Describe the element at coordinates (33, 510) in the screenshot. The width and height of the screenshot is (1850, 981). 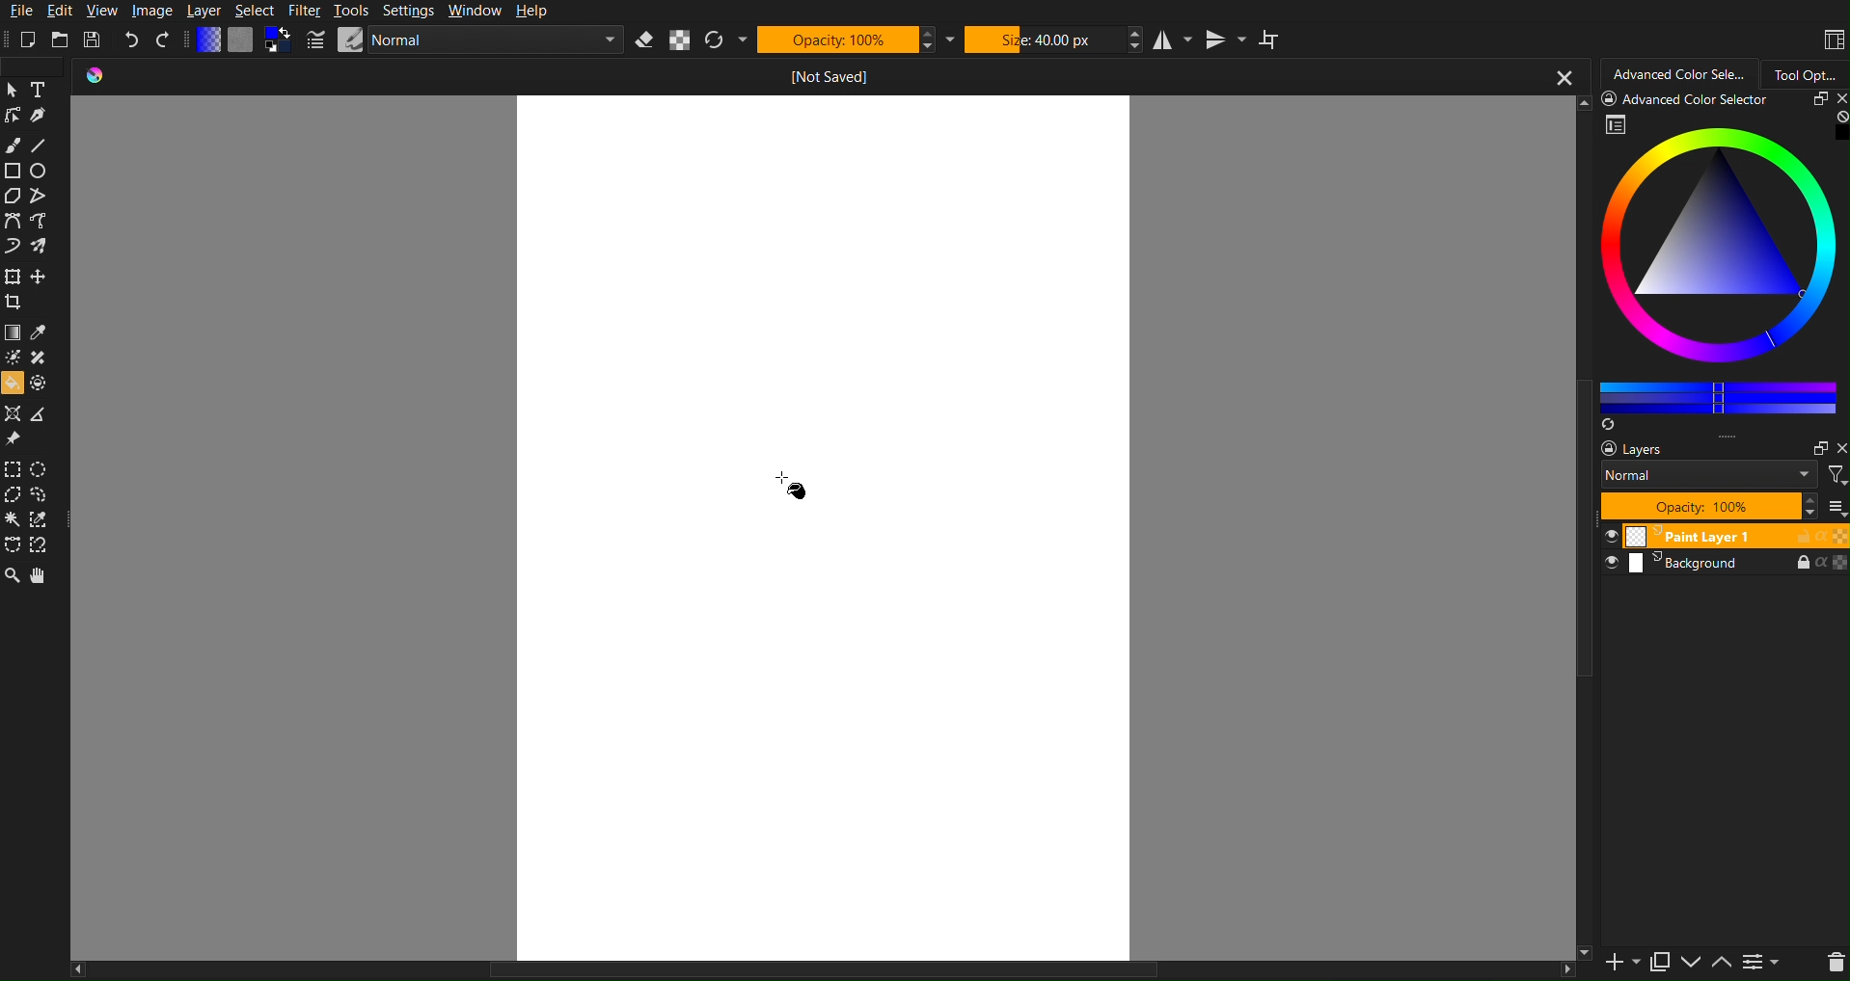
I see `Selection Tools` at that location.